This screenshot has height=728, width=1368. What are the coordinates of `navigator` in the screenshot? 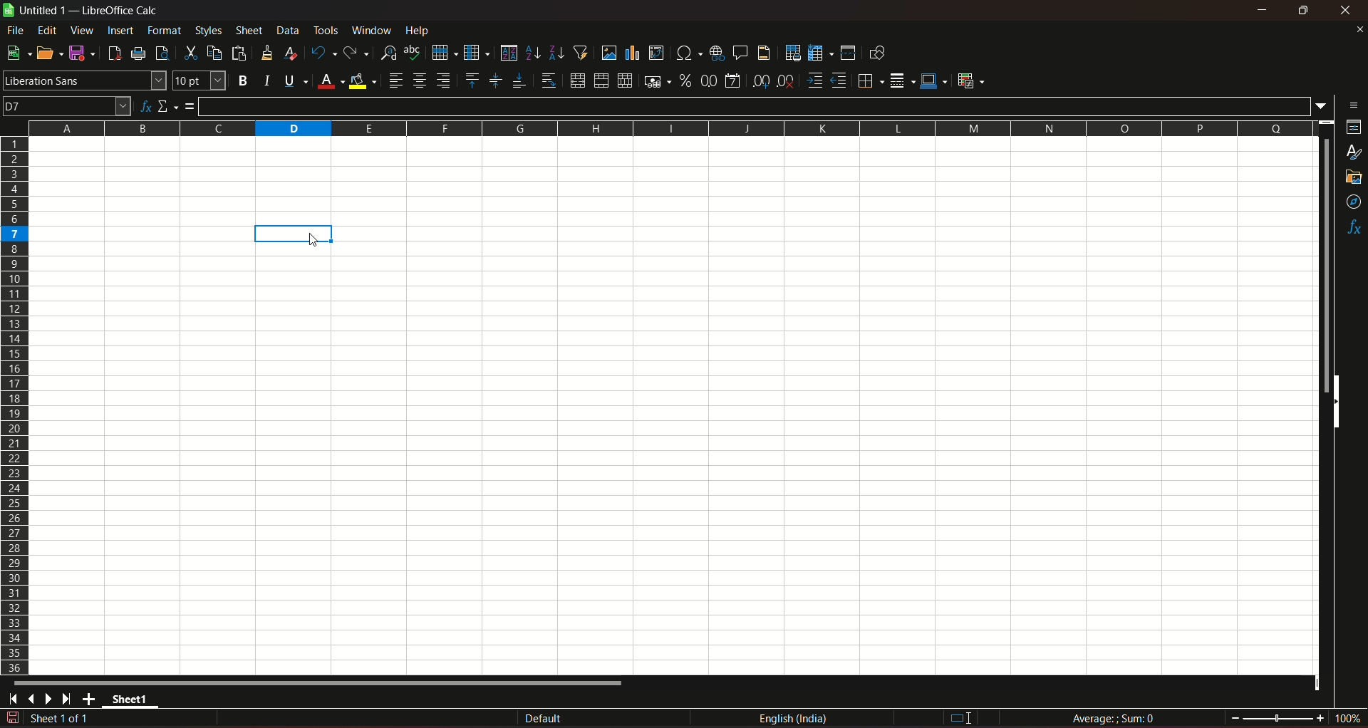 It's located at (1354, 203).